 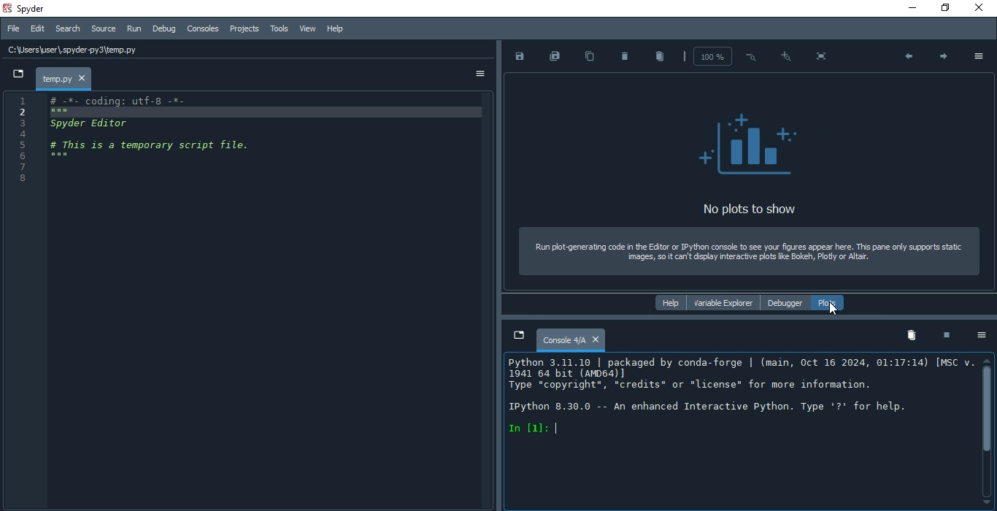 What do you see at coordinates (101, 28) in the screenshot?
I see `Source` at bounding box center [101, 28].